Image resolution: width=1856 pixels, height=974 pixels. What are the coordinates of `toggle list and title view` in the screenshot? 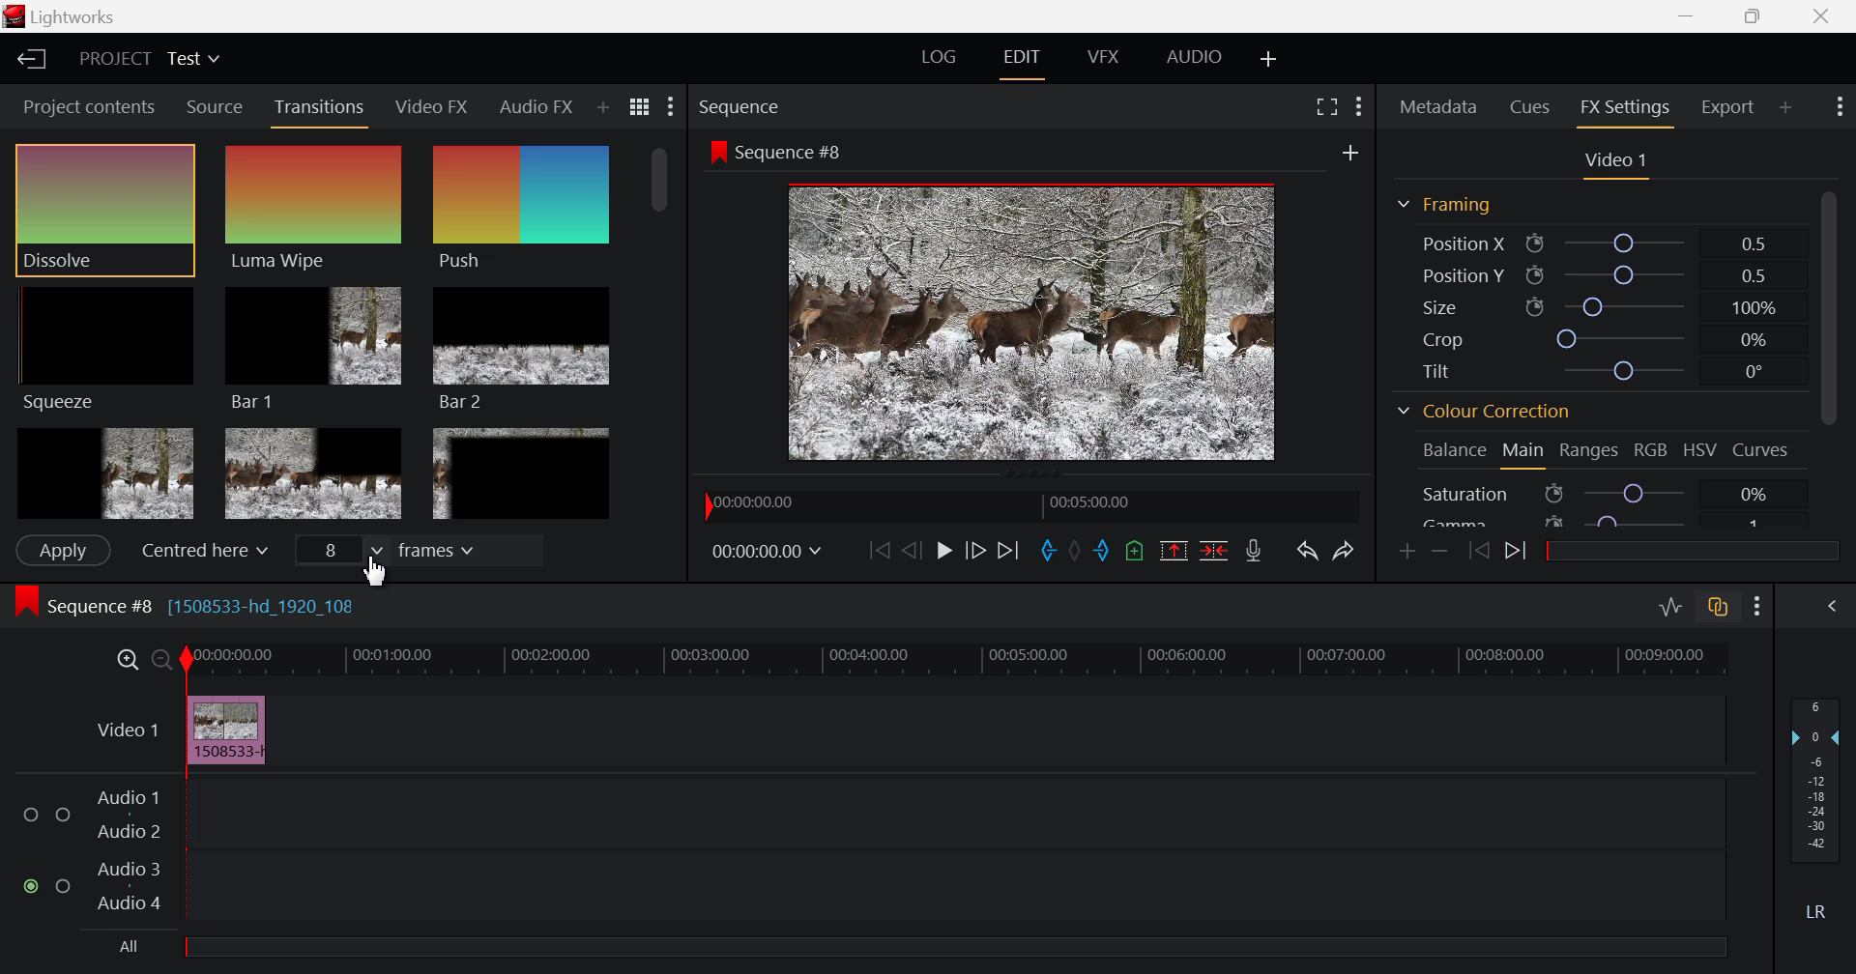 It's located at (638, 107).